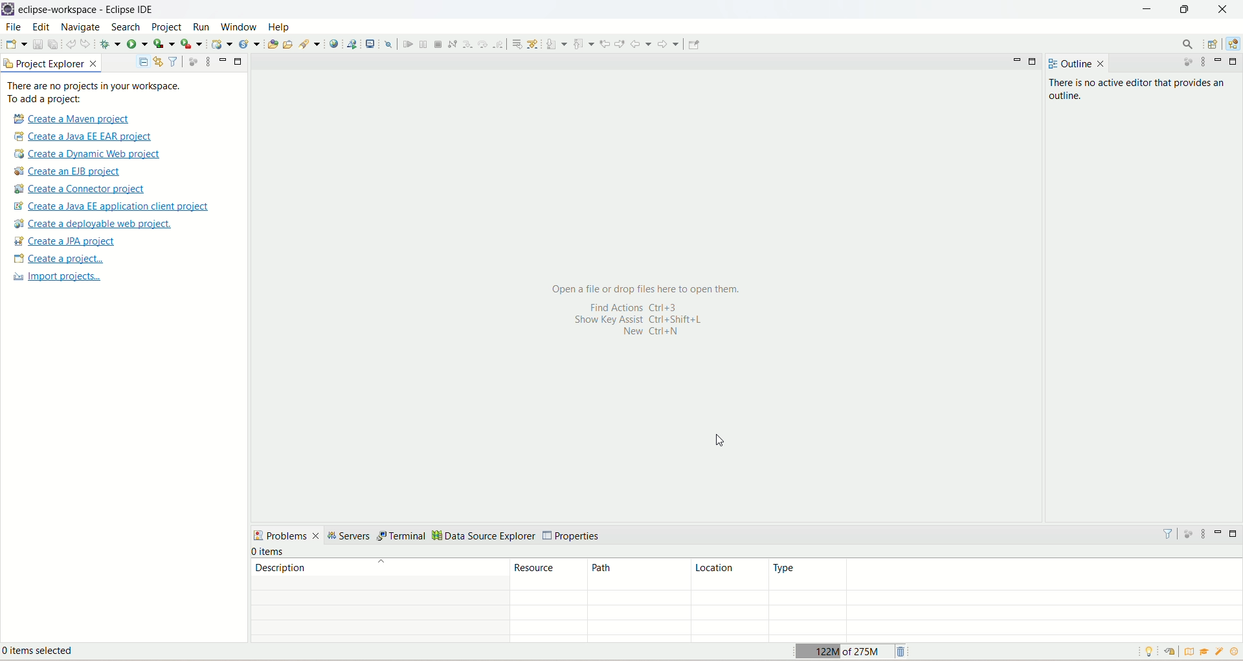 The width and height of the screenshot is (1243, 661). What do you see at coordinates (549, 574) in the screenshot?
I see `resources` at bounding box center [549, 574].